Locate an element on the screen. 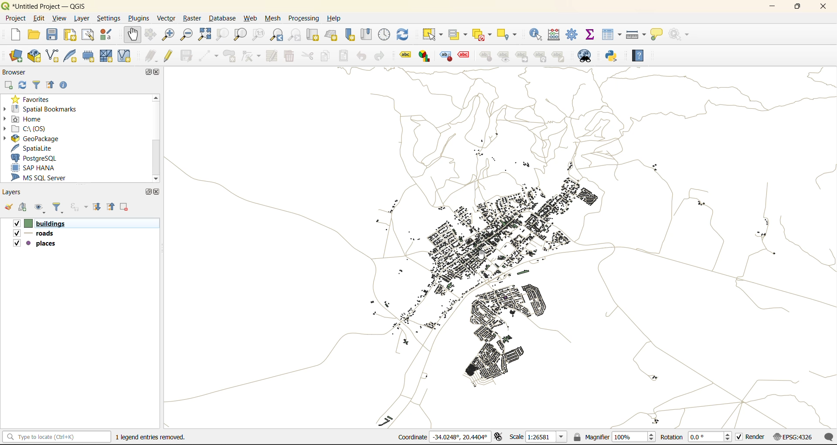 The height and width of the screenshot is (445, 837). measure line is located at coordinates (637, 35).